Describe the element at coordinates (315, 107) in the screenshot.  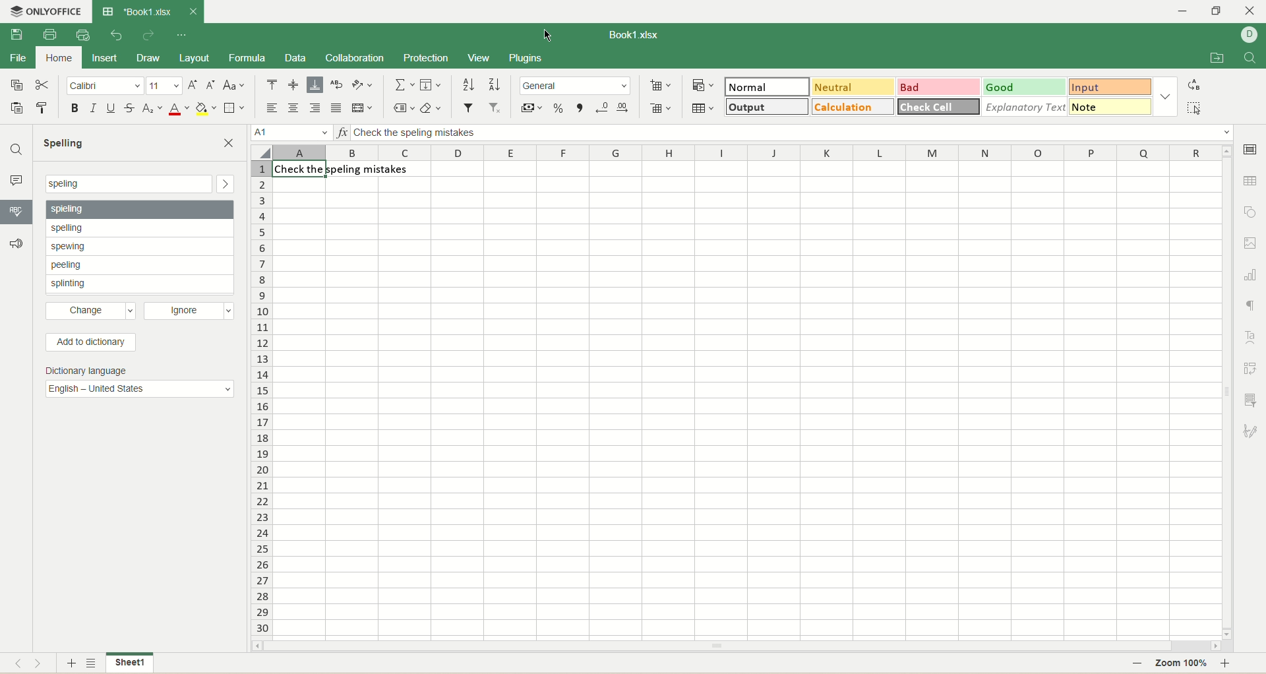
I see `align right` at that location.